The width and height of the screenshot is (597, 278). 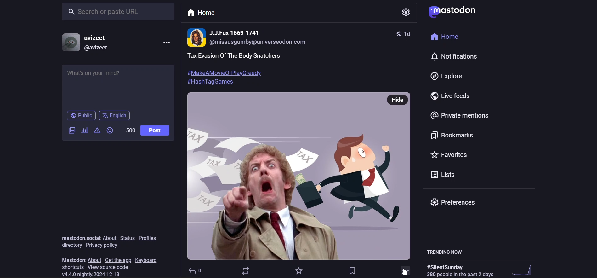 I want to click on explore, so click(x=446, y=74).